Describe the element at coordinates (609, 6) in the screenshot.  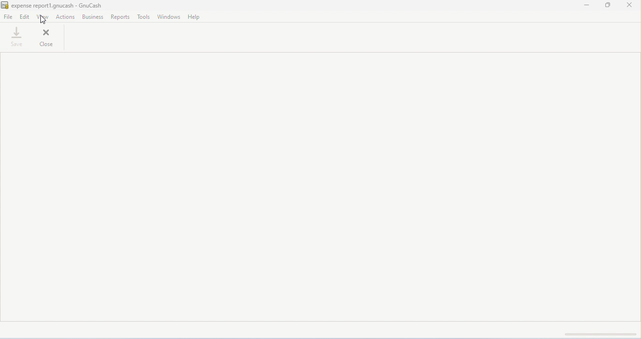
I see `minimize/maximize` at that location.